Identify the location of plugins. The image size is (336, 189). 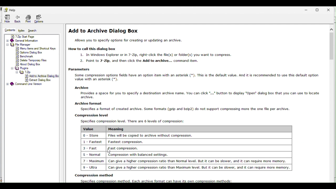
(20, 69).